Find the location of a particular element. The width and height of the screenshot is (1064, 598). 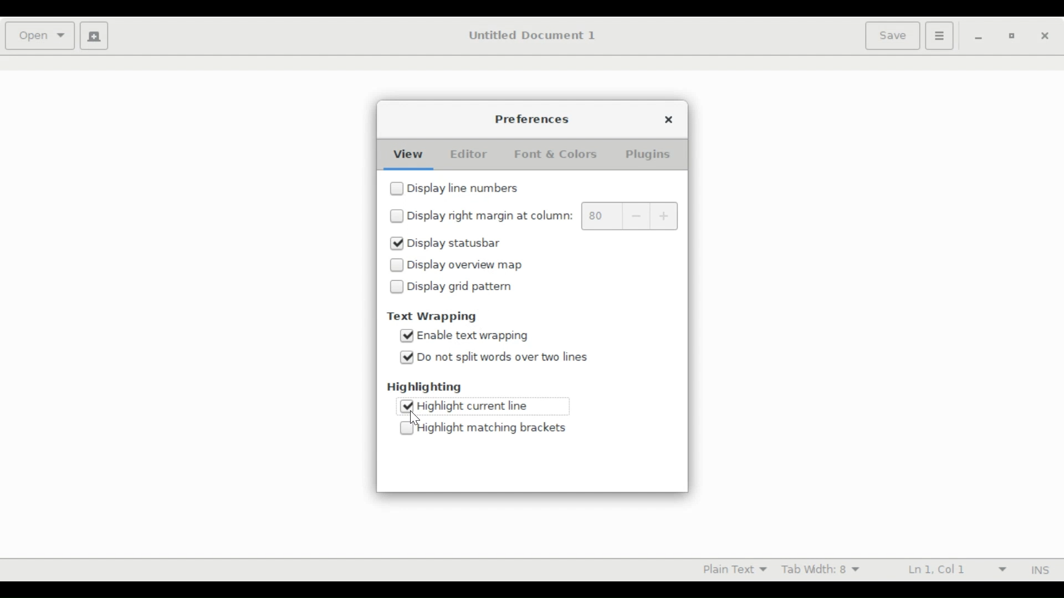

INS is located at coordinates (1039, 570).